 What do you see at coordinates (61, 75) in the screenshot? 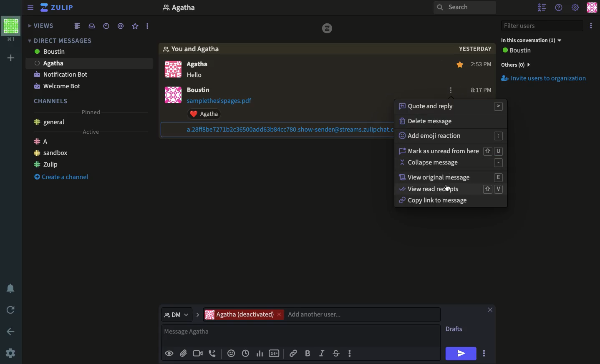
I see `Notification bot` at bounding box center [61, 75].